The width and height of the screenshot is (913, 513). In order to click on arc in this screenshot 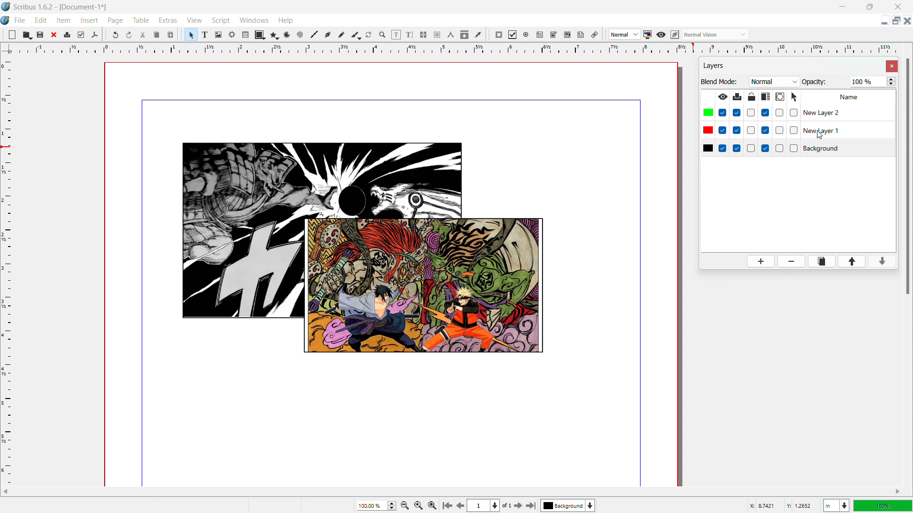, I will do `click(288, 34)`.